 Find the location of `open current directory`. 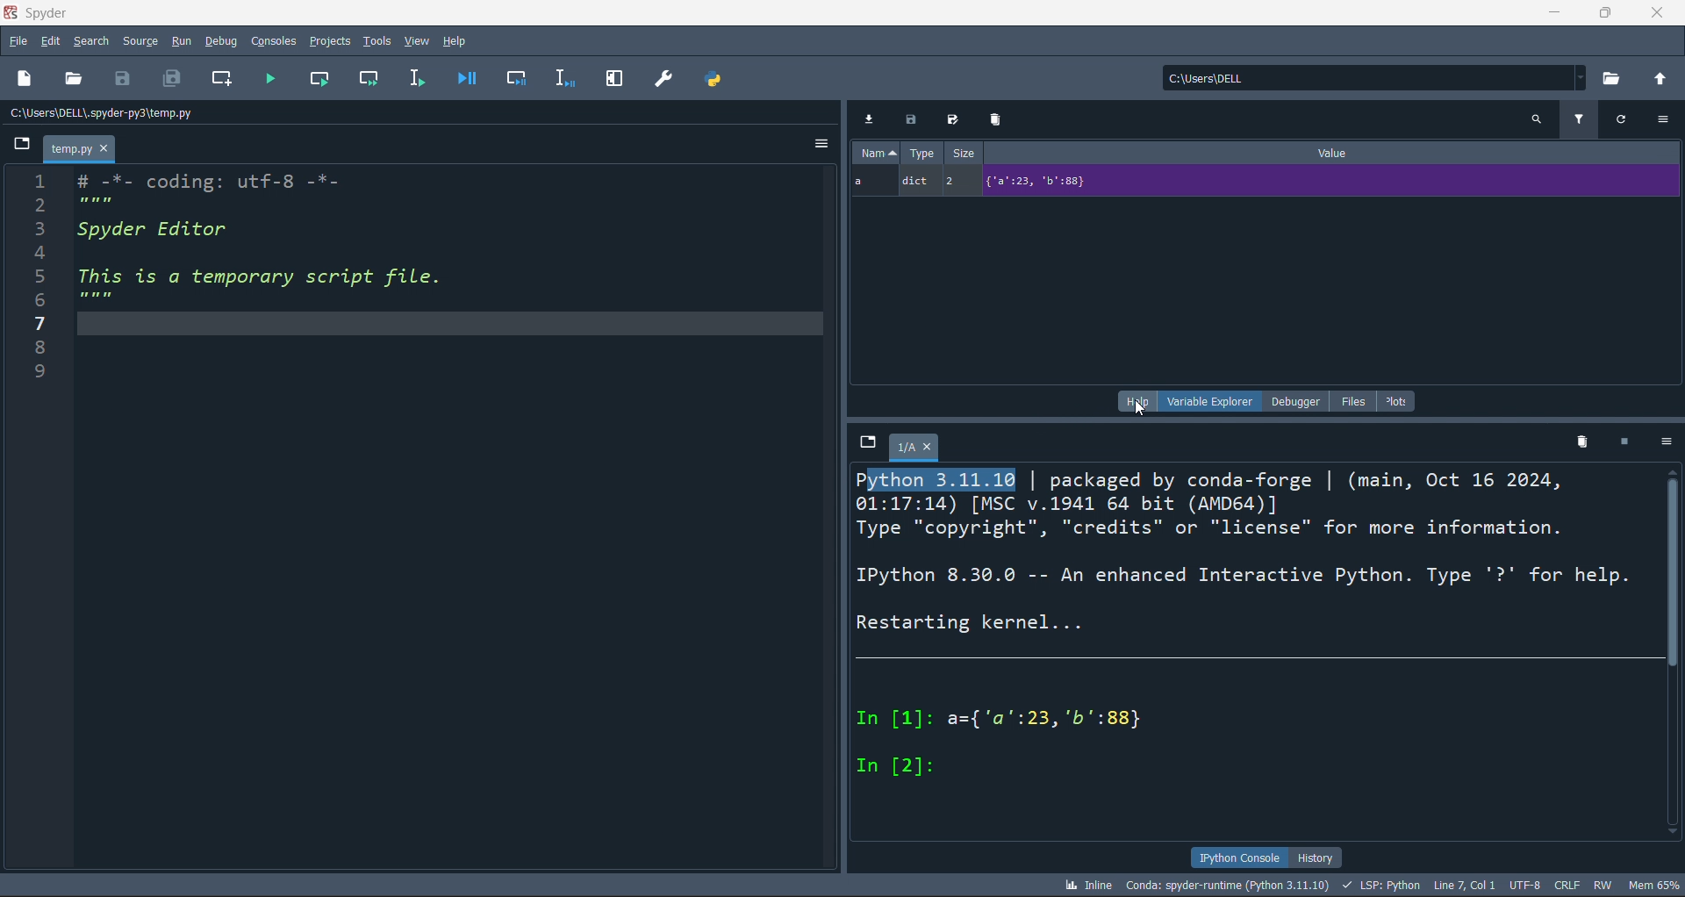

open current directory is located at coordinates (1610, 79).